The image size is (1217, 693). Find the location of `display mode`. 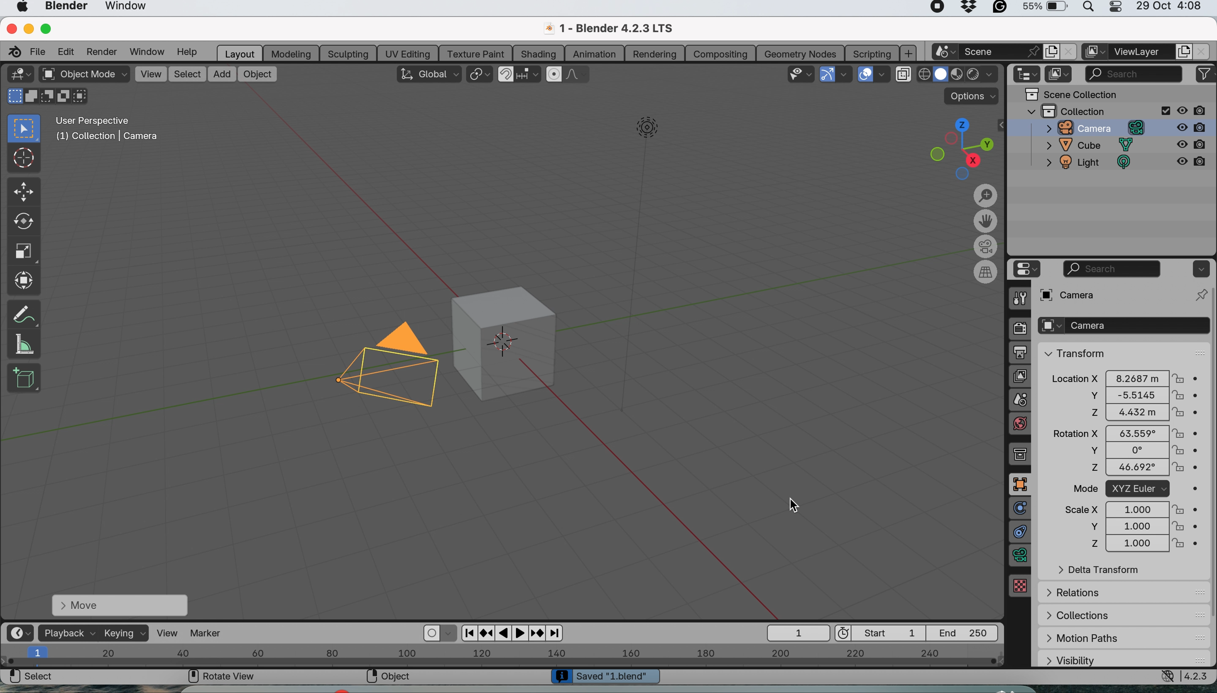

display mode is located at coordinates (1059, 75).